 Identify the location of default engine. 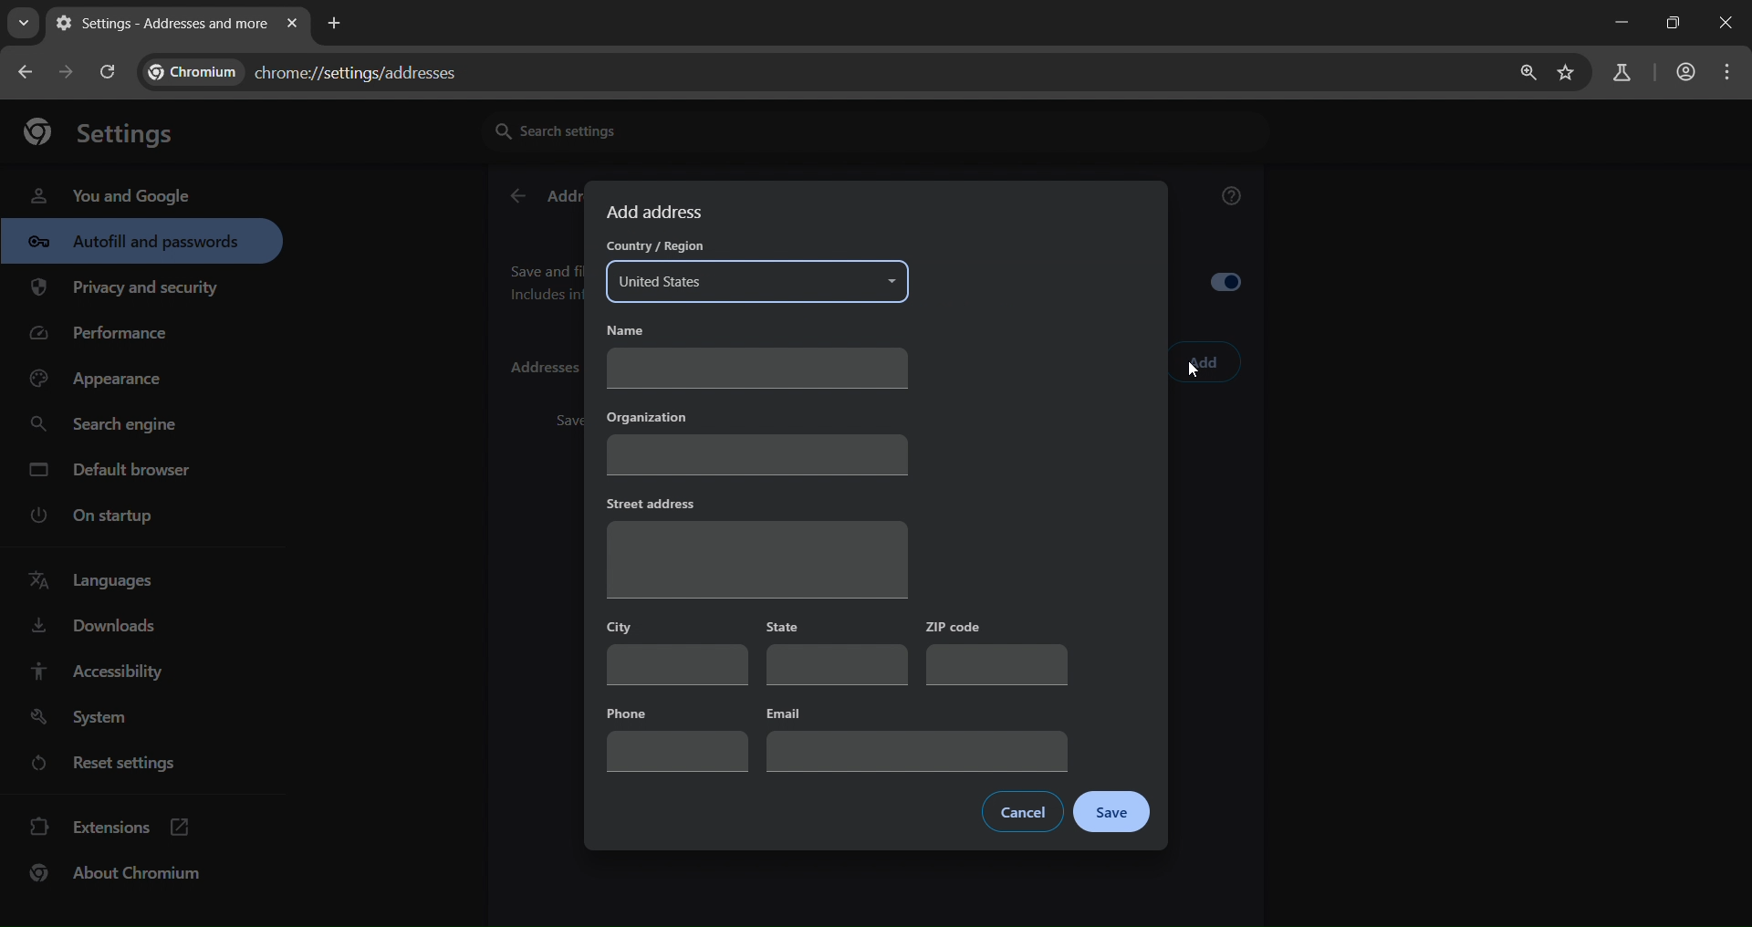
(113, 473).